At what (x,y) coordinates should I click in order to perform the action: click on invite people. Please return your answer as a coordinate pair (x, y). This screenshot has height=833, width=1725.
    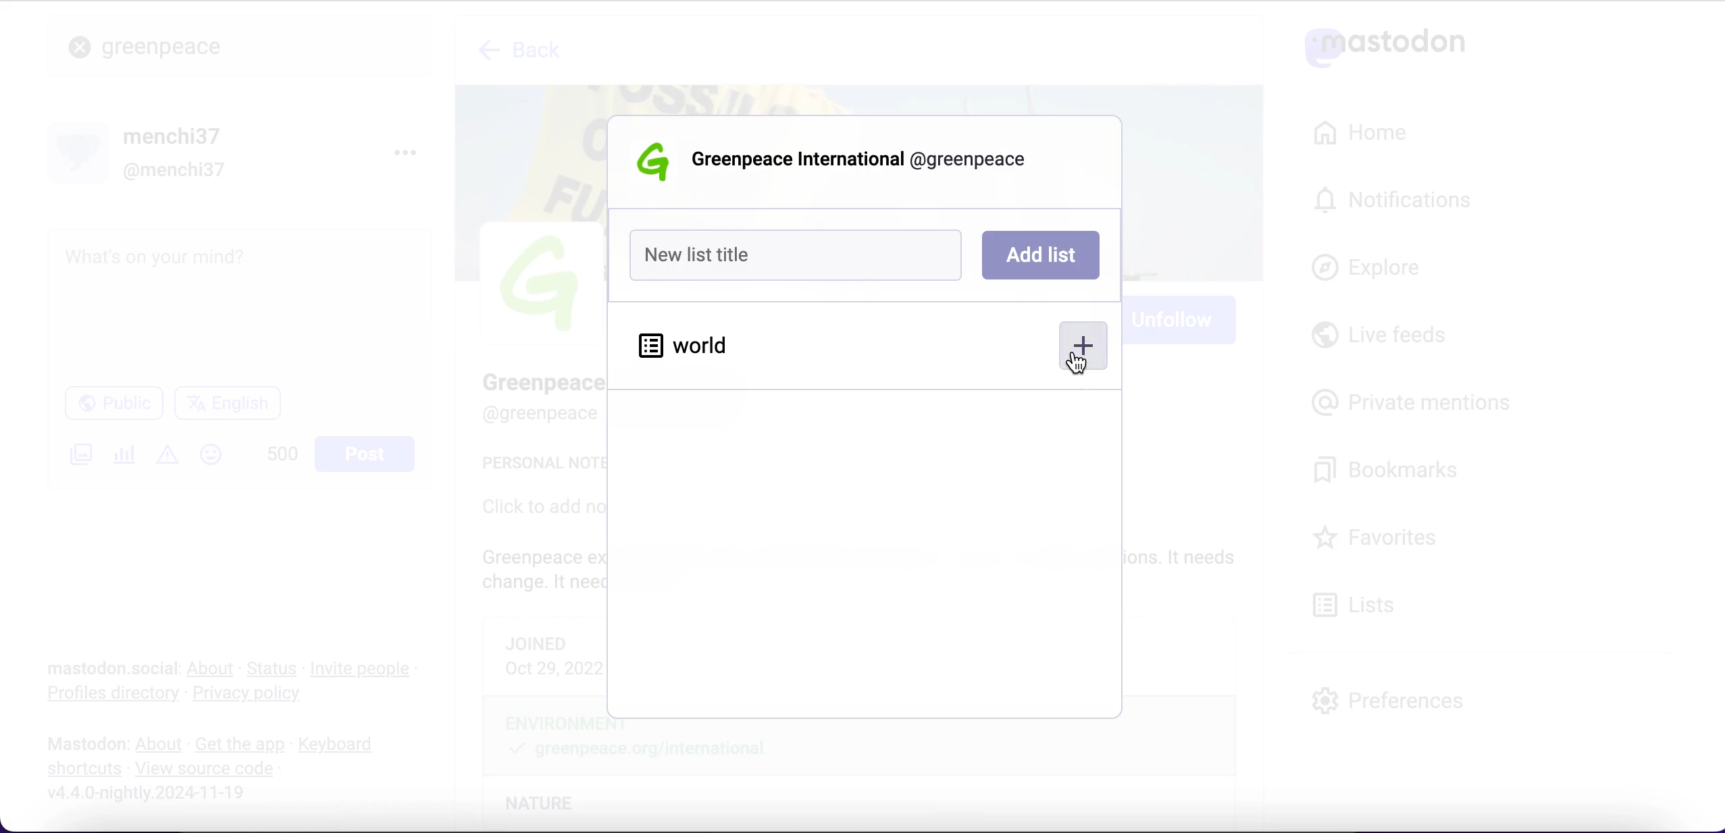
    Looking at the image, I should click on (367, 669).